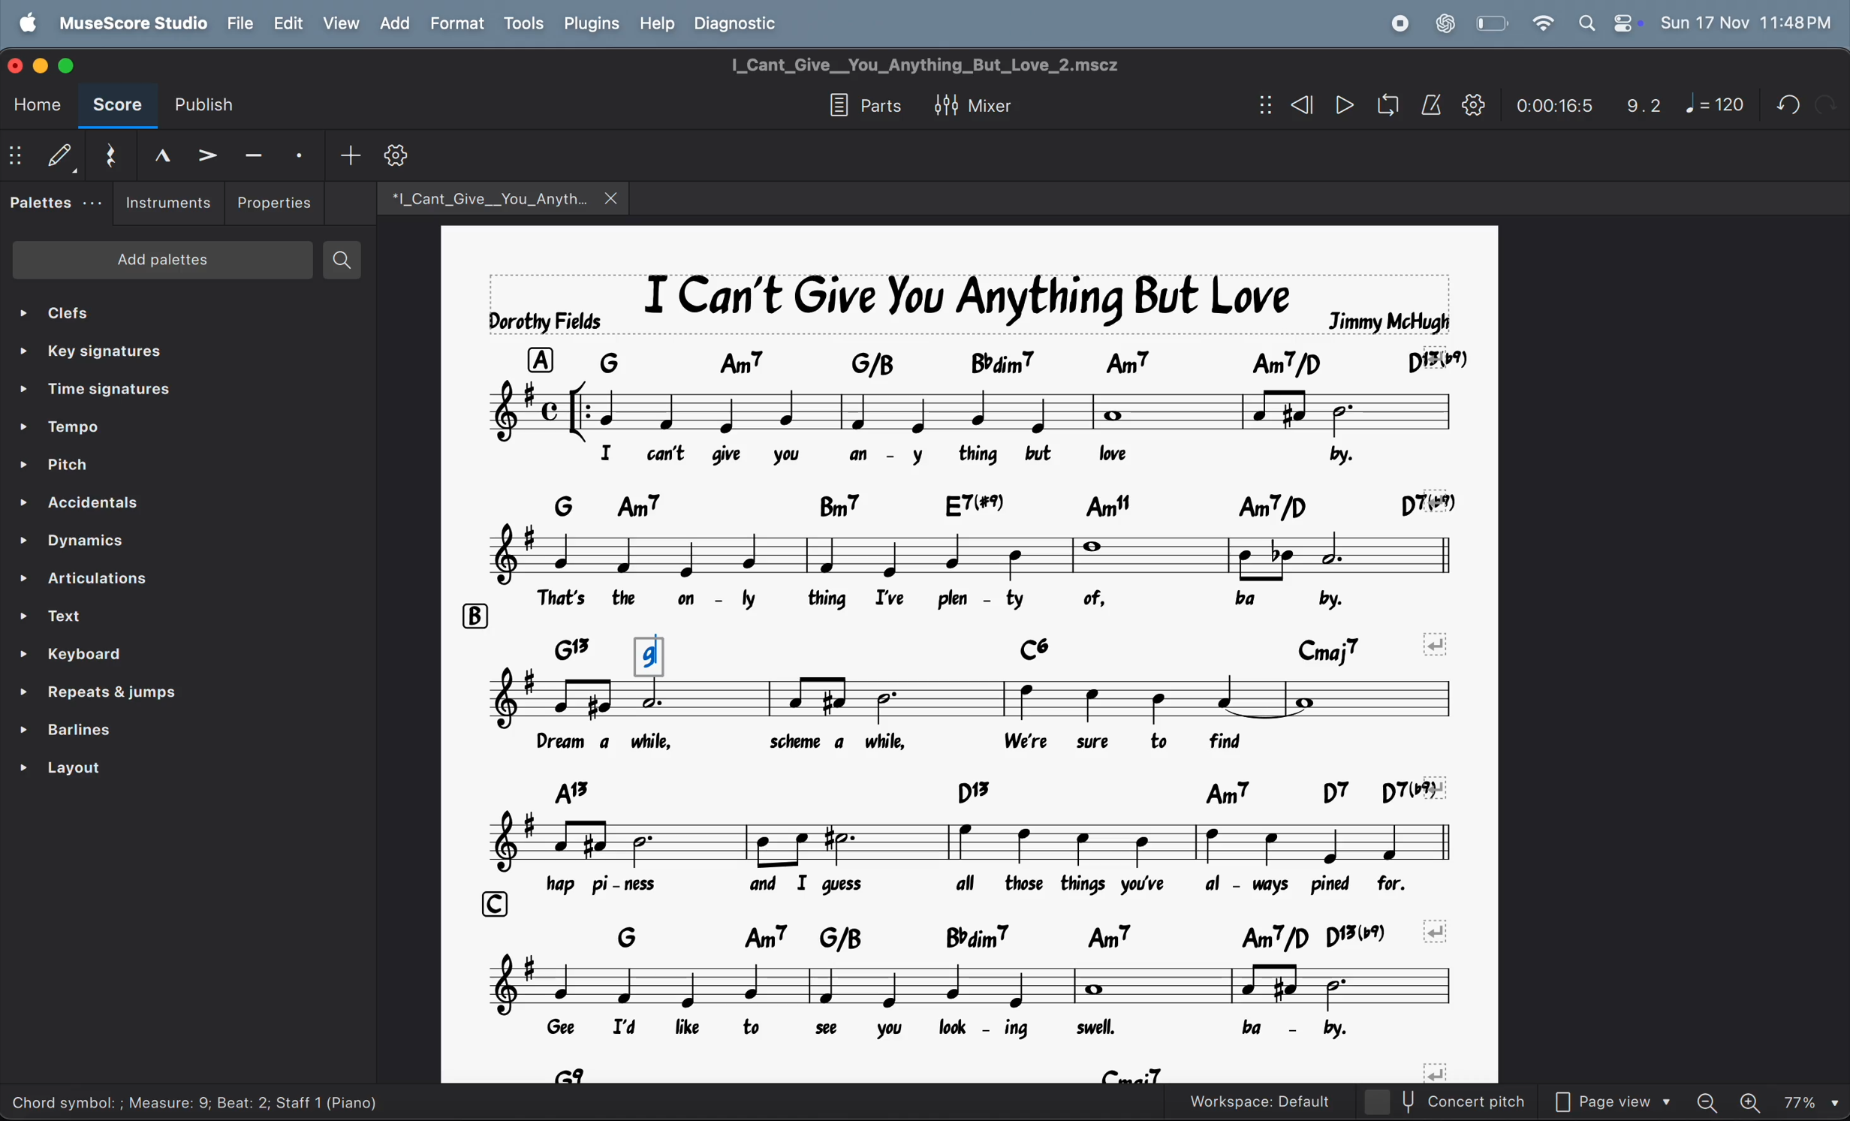  I want to click on notes, so click(965, 698).